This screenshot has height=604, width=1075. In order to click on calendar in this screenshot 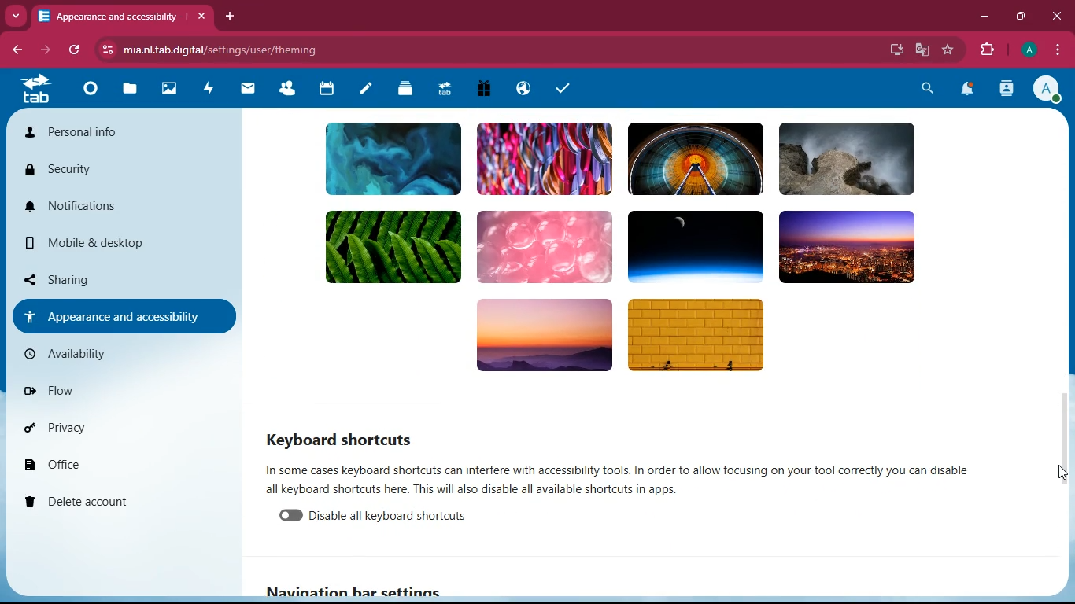, I will do `click(327, 90)`.